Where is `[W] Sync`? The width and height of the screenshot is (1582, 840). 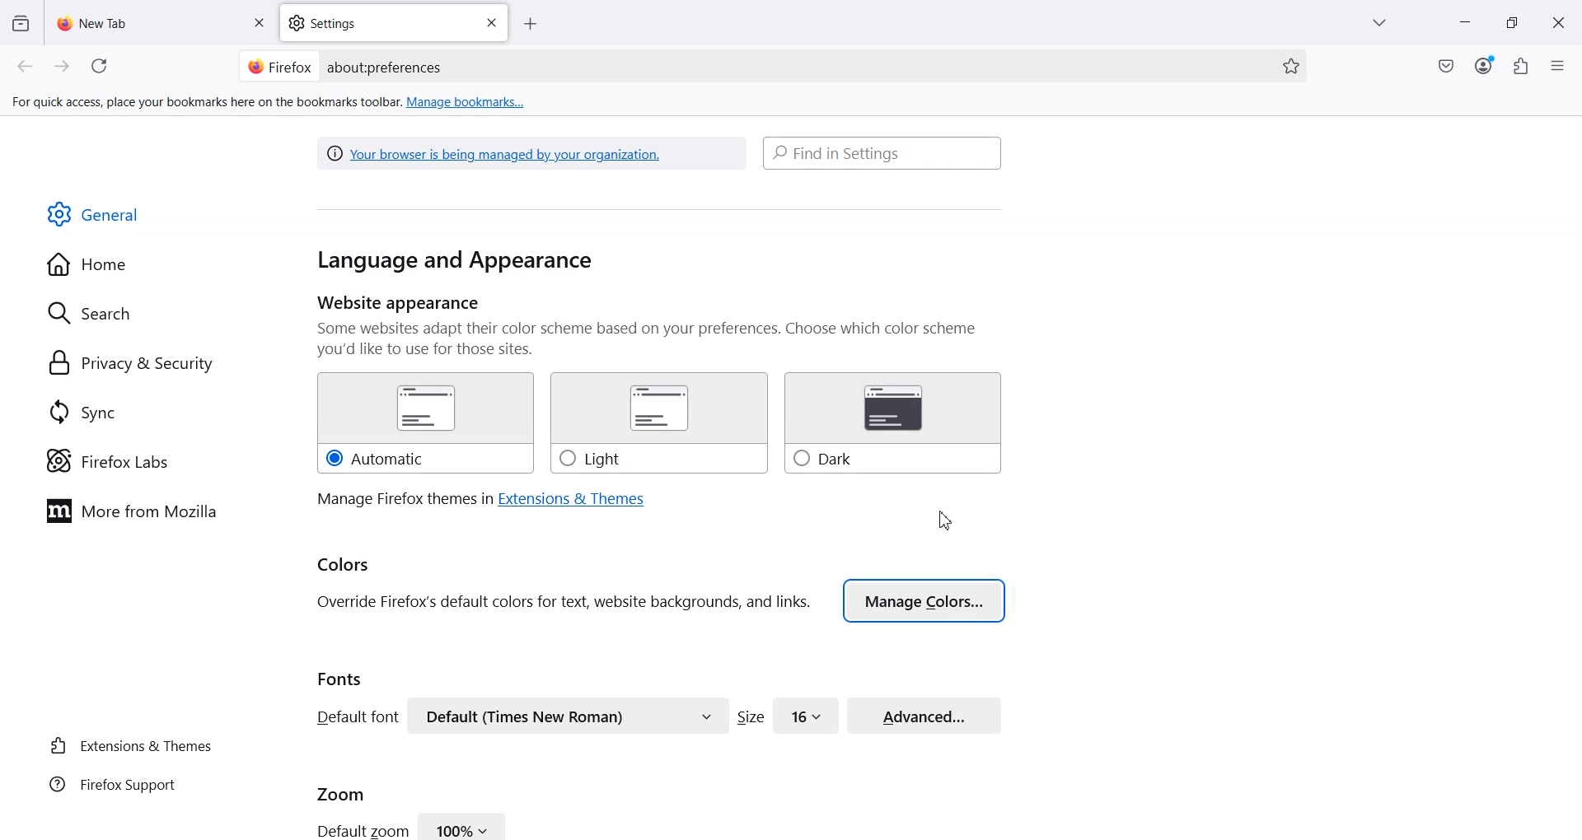 [W] Sync is located at coordinates (80, 411).